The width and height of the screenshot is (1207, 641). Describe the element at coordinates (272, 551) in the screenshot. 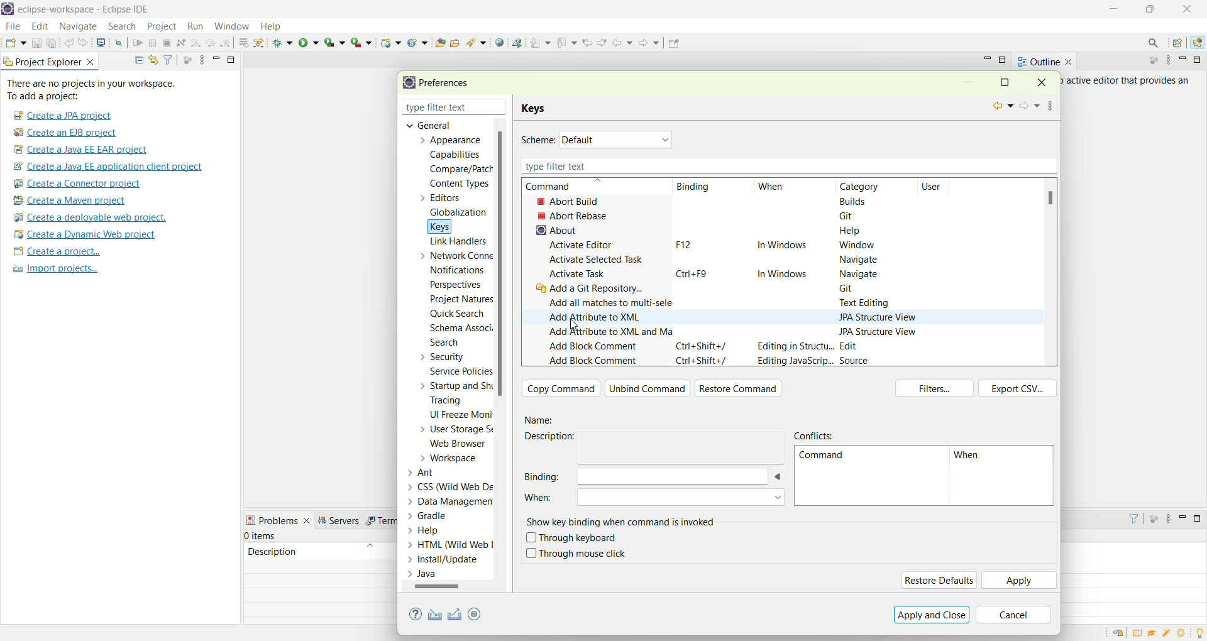

I see `description` at that location.